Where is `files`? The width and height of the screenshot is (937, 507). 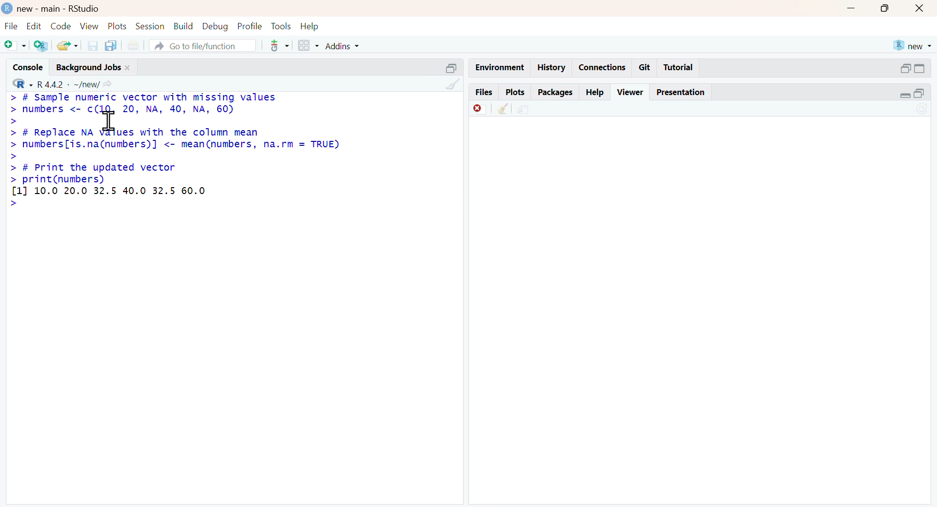
files is located at coordinates (484, 92).